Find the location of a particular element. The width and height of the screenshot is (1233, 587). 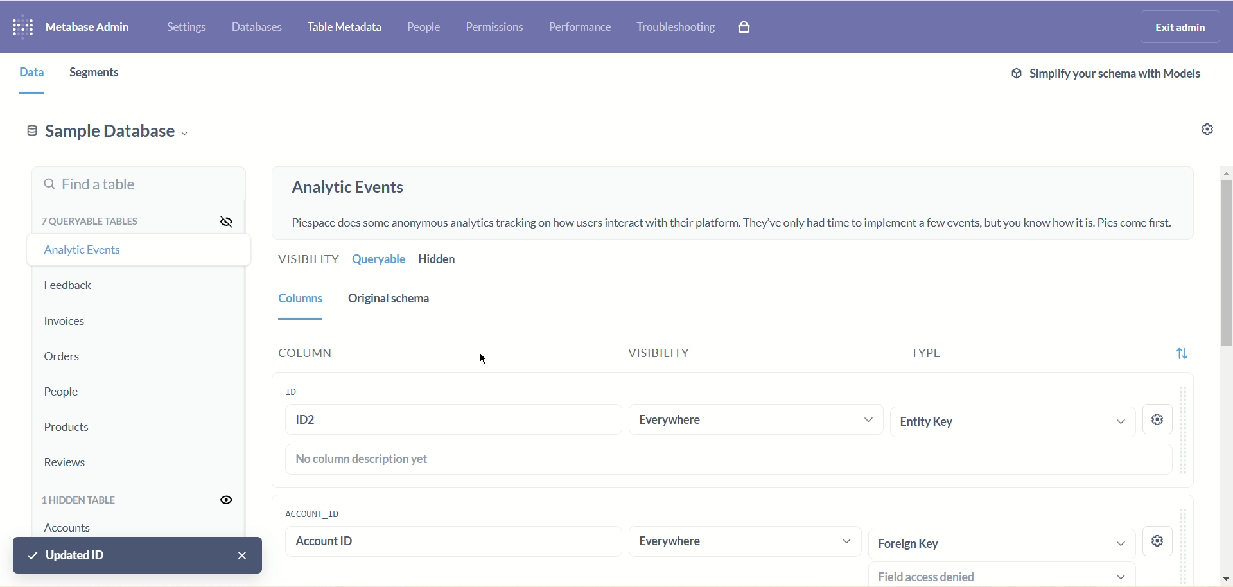

Analytic events is located at coordinates (87, 254).